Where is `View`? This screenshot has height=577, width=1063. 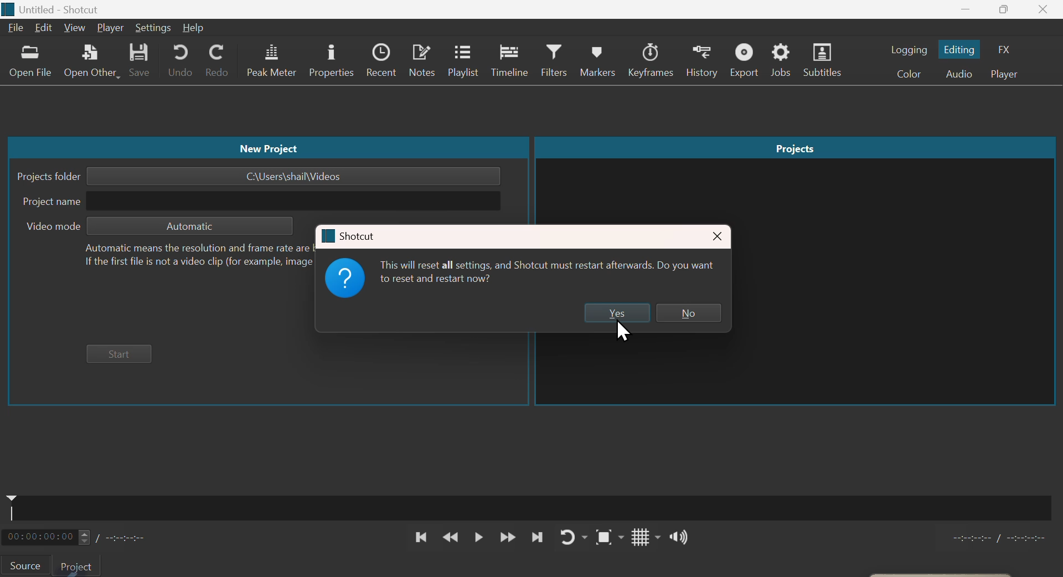
View is located at coordinates (75, 28).